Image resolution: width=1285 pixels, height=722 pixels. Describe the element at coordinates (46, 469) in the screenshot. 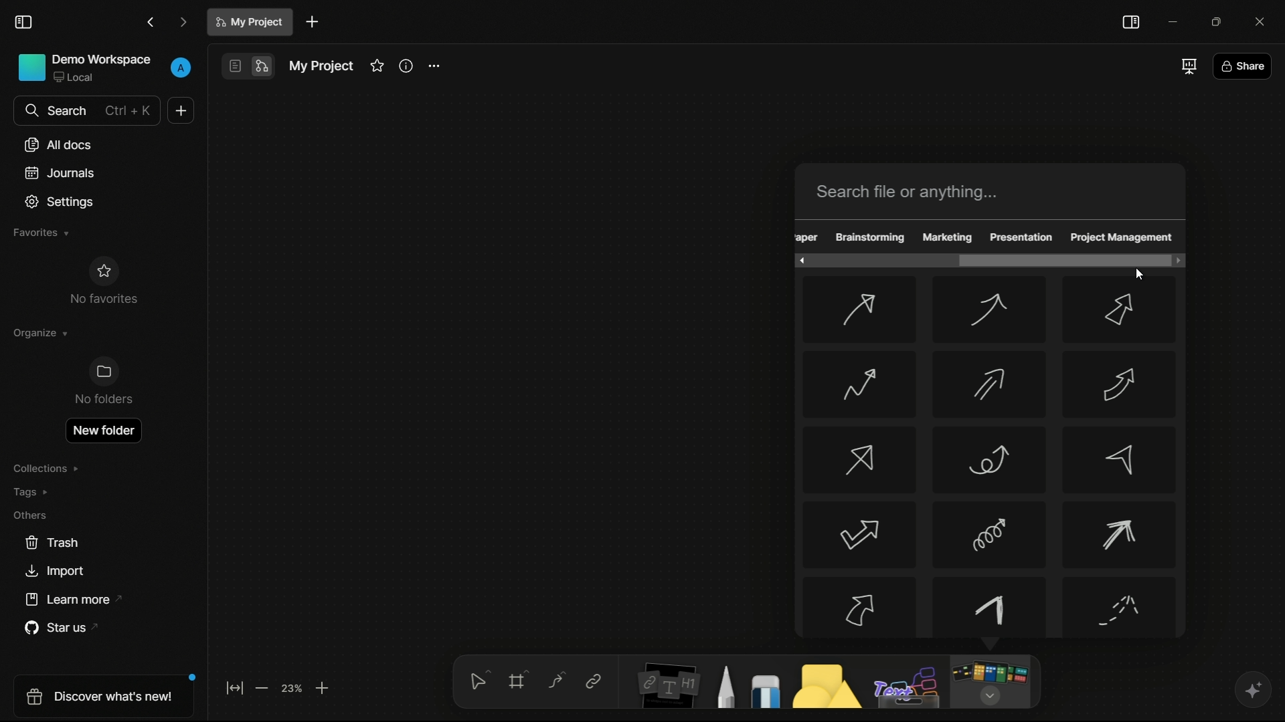

I see `collections` at that location.